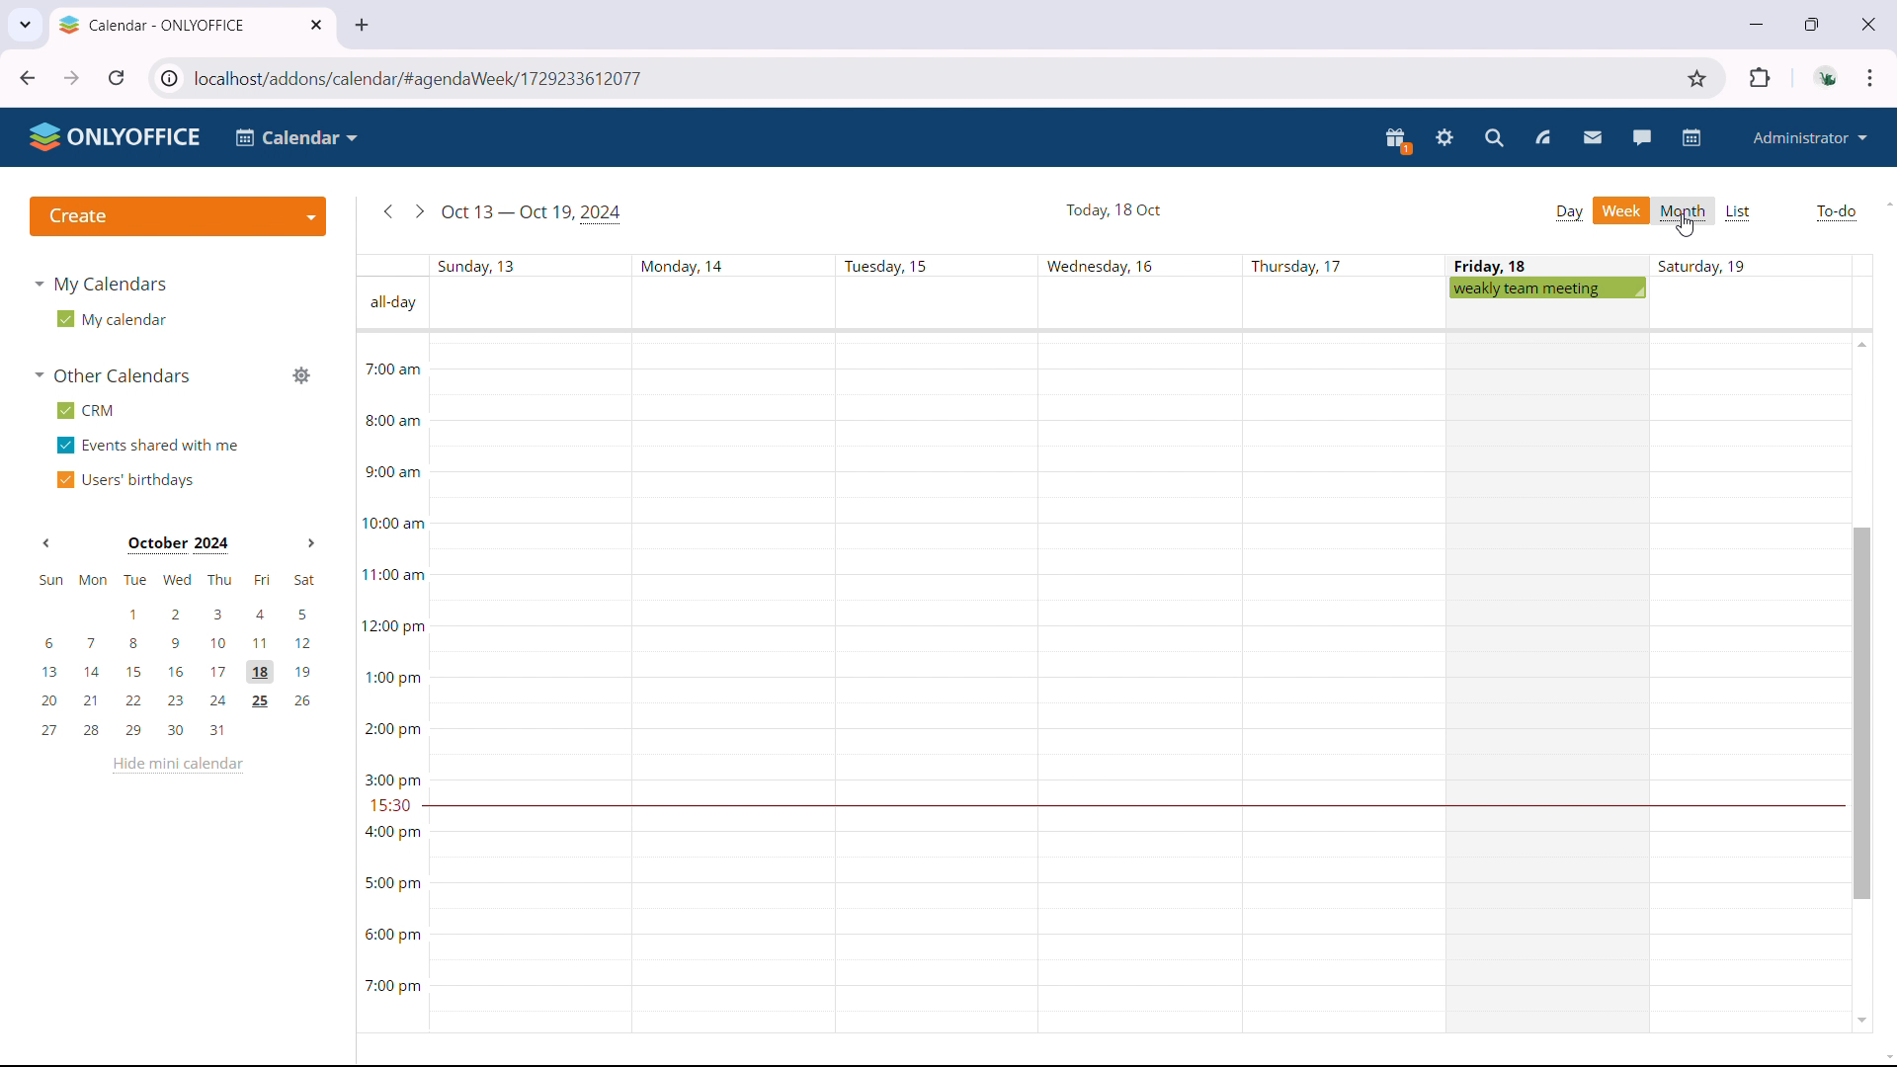  Describe the element at coordinates (1836, 211) in the screenshot. I see `to-do` at that location.